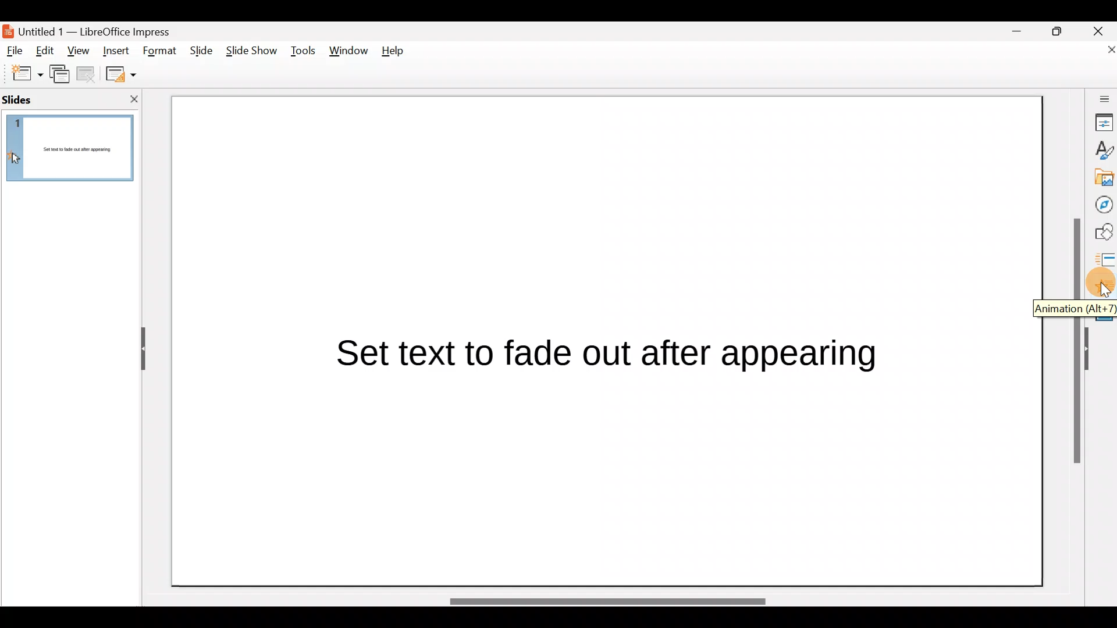 This screenshot has height=628, width=1117. What do you see at coordinates (1102, 178) in the screenshot?
I see `Gallery` at bounding box center [1102, 178].